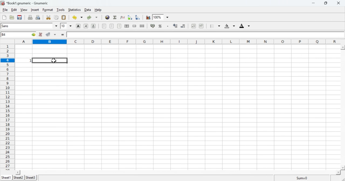 This screenshot has width=345, height=181. What do you see at coordinates (94, 26) in the screenshot?
I see `Underline` at bounding box center [94, 26].